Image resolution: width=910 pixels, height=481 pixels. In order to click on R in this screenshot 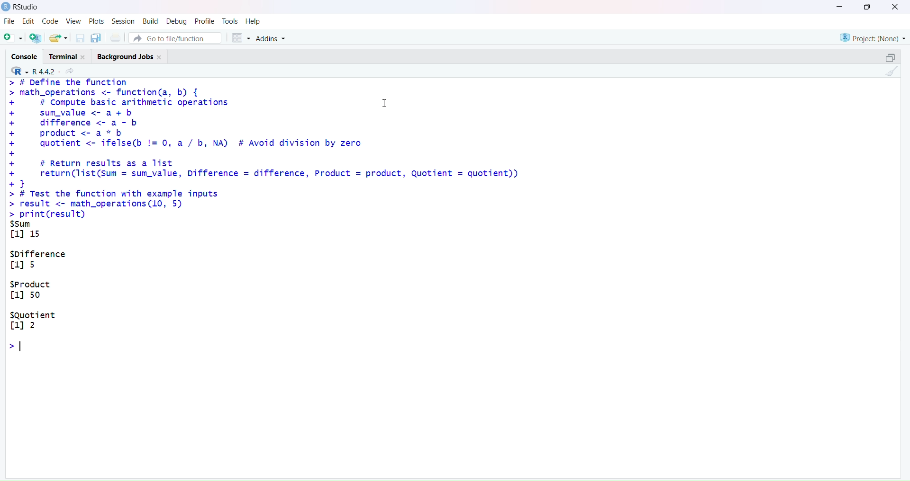, I will do `click(17, 71)`.